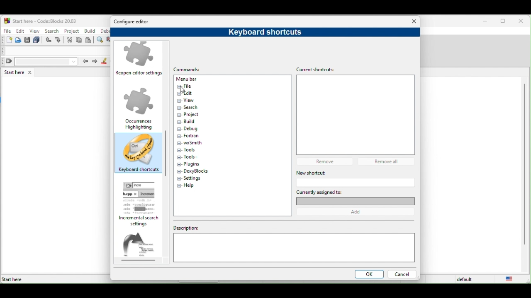 This screenshot has height=298, width=531. I want to click on occurrences highlighting, so click(139, 108).